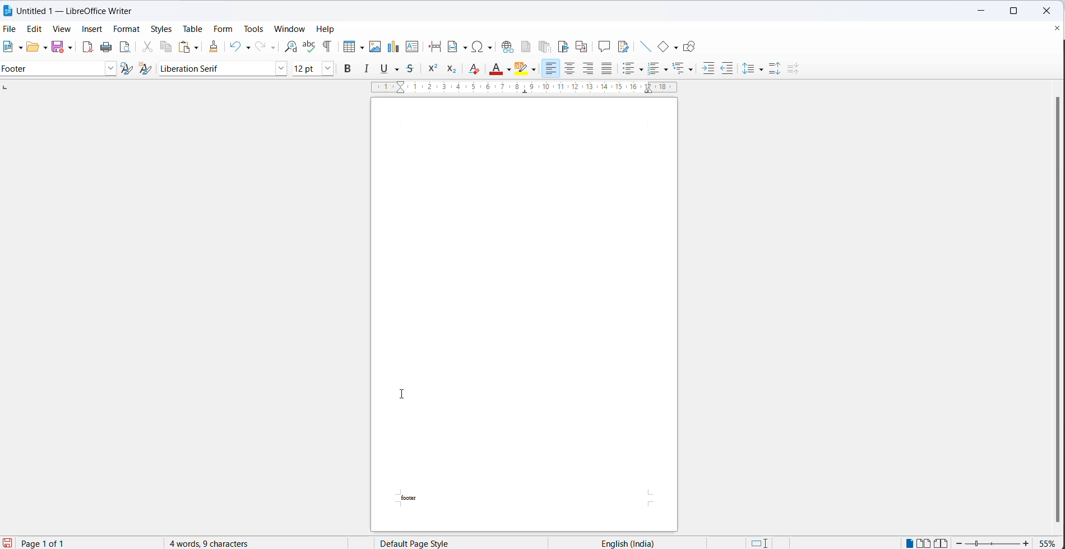 This screenshot has width=1065, height=549. Describe the element at coordinates (552, 68) in the screenshot. I see `text align left` at that location.